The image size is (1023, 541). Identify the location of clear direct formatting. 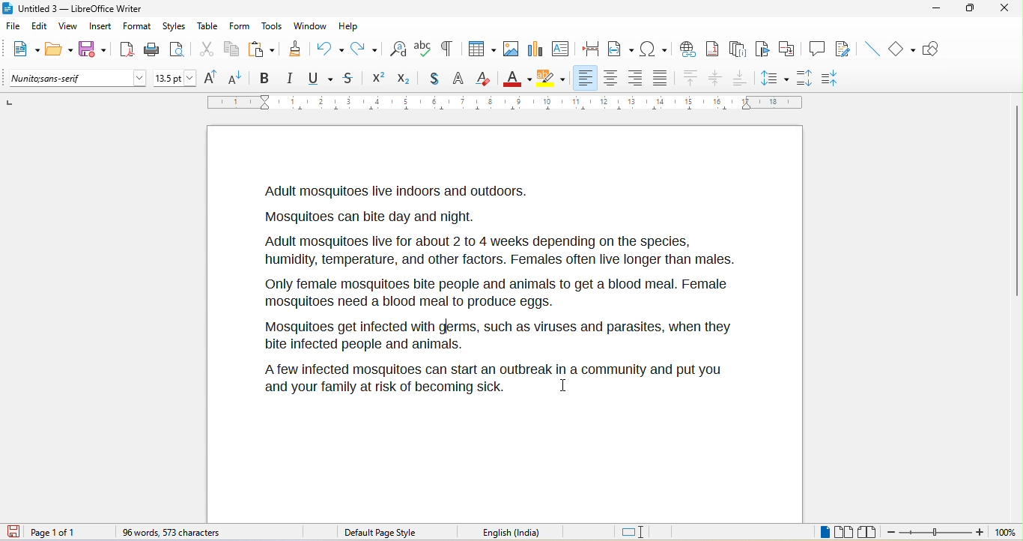
(485, 79).